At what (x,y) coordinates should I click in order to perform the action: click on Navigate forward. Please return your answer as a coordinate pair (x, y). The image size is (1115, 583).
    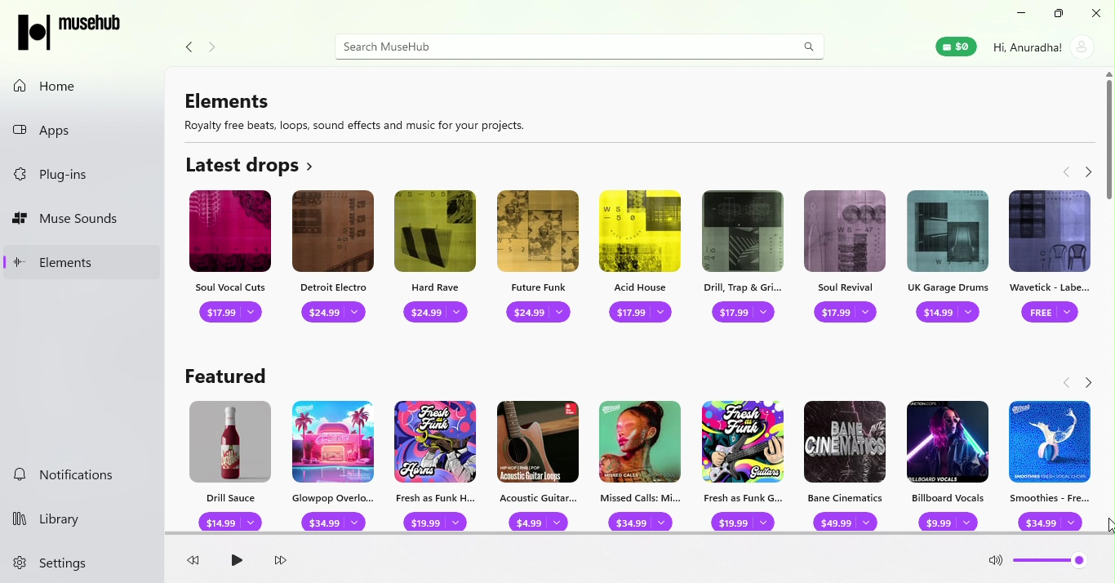
    Looking at the image, I should click on (1087, 170).